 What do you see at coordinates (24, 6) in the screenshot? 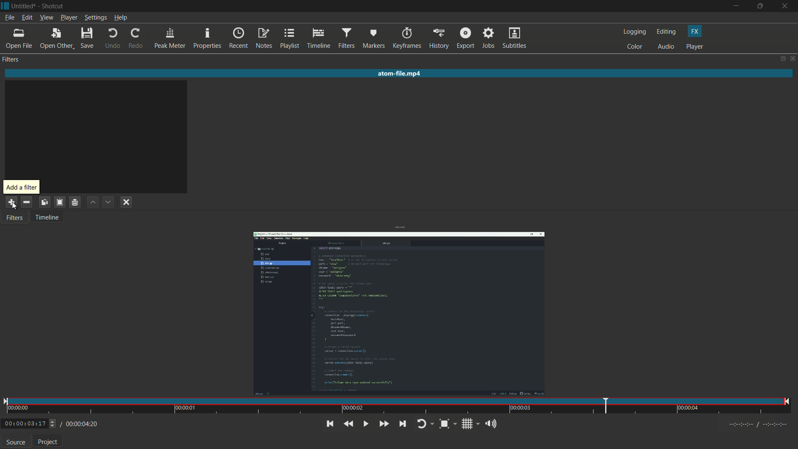
I see `untitled (file name)` at bounding box center [24, 6].